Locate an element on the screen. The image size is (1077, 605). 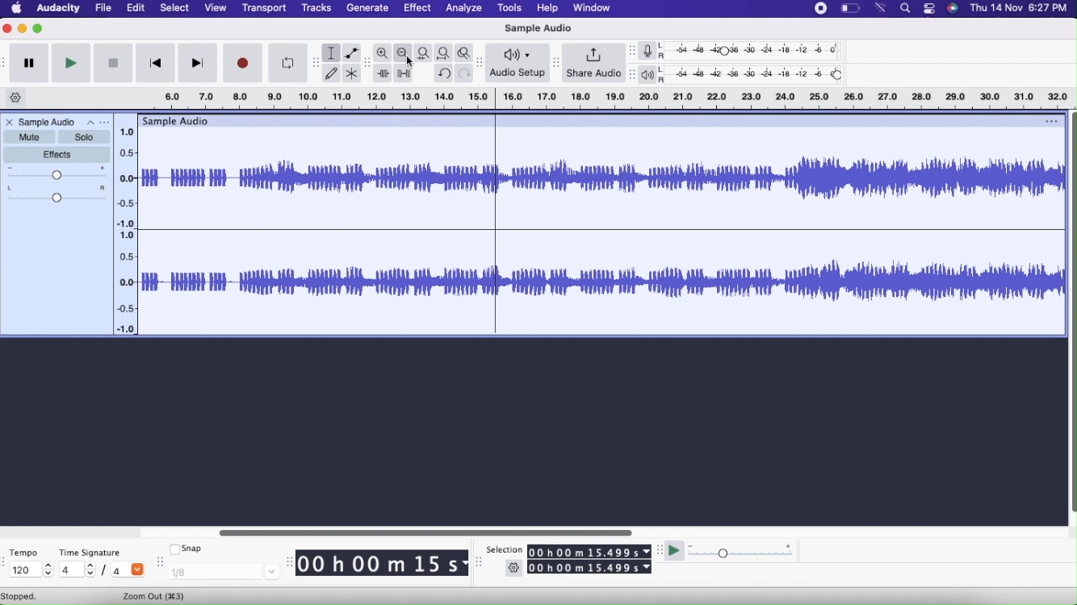
Fit Project to width is located at coordinates (445, 53).